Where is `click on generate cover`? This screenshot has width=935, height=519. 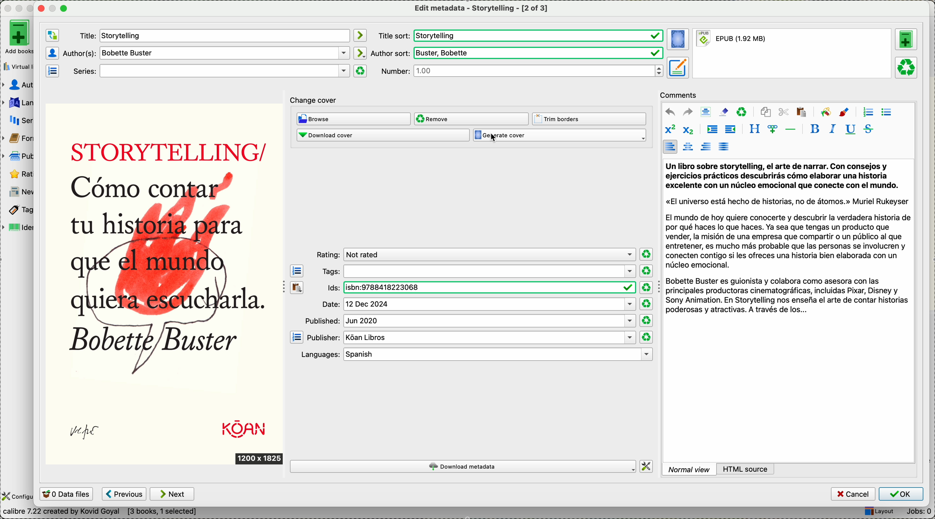 click on generate cover is located at coordinates (562, 137).